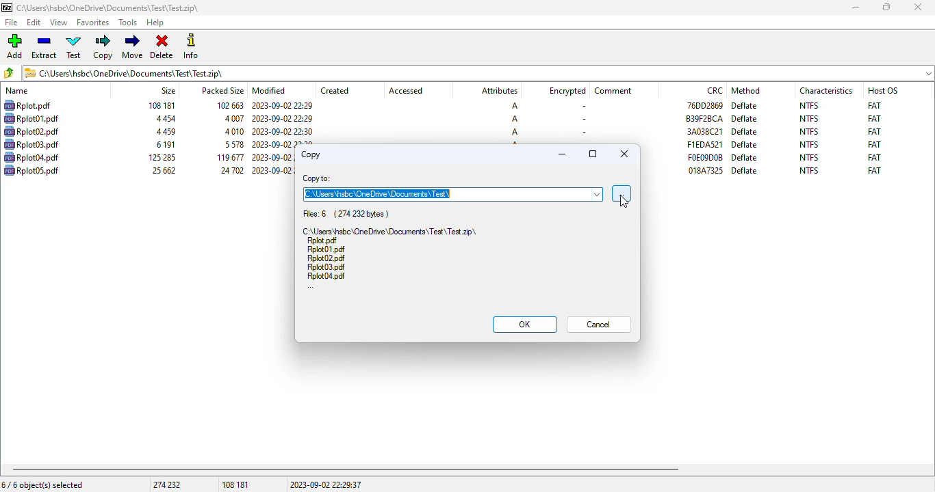 This screenshot has height=492, width=935. I want to click on file, so click(326, 267).